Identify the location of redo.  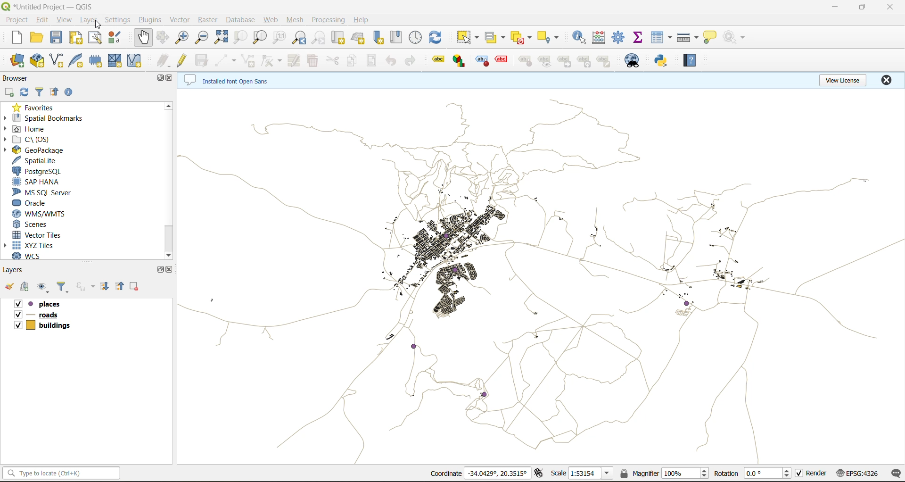
(413, 61).